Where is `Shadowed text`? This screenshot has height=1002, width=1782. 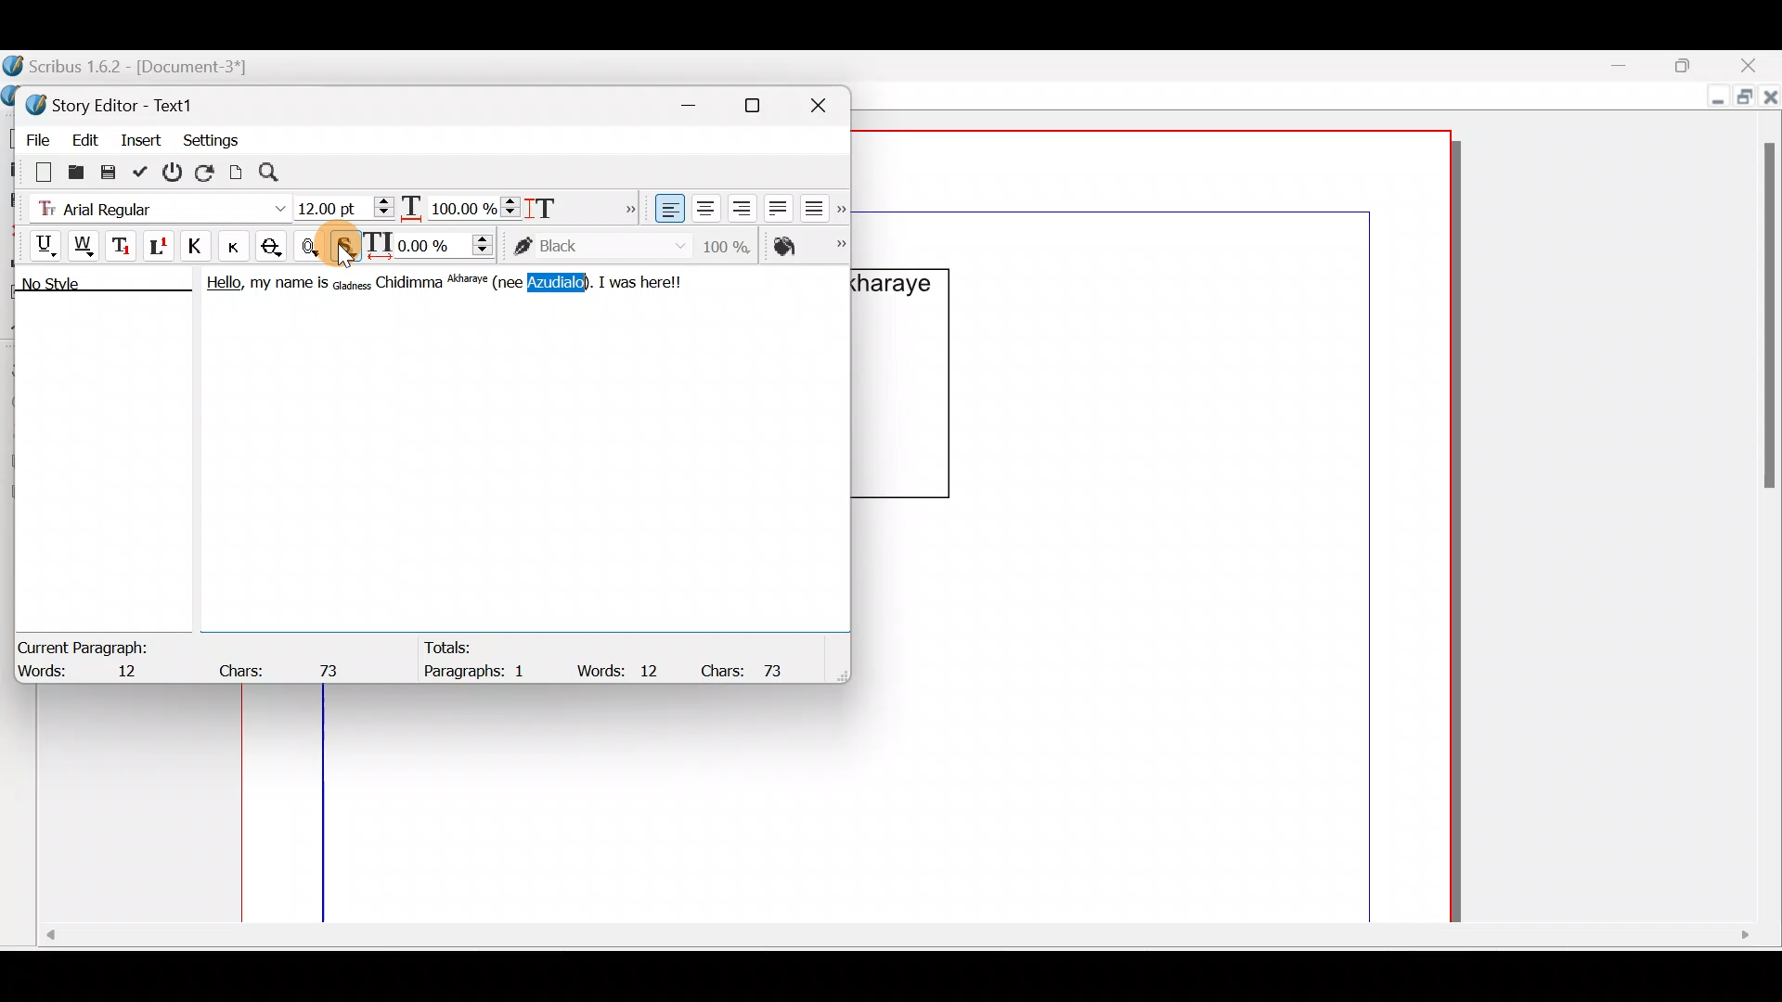
Shadowed text is located at coordinates (348, 244).